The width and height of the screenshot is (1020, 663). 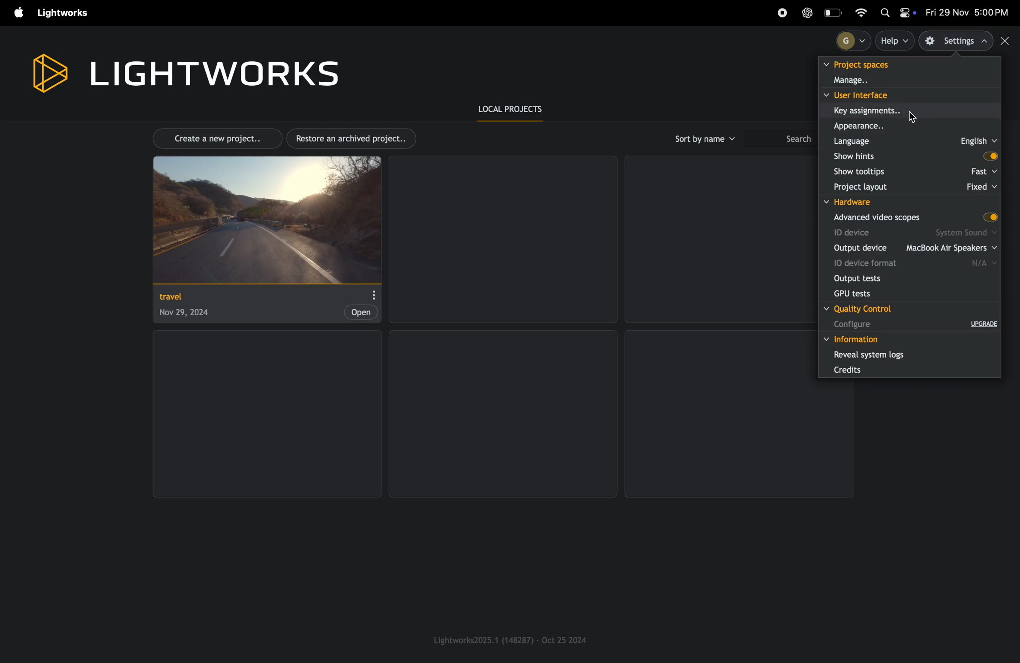 I want to click on manage, so click(x=873, y=81).